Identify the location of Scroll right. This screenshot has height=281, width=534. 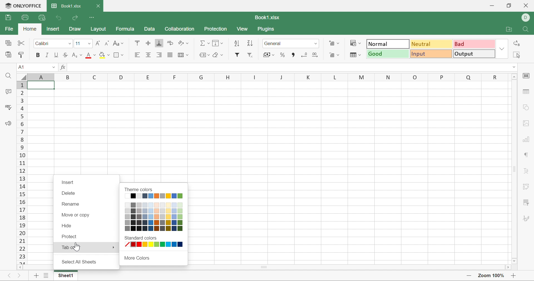
(507, 267).